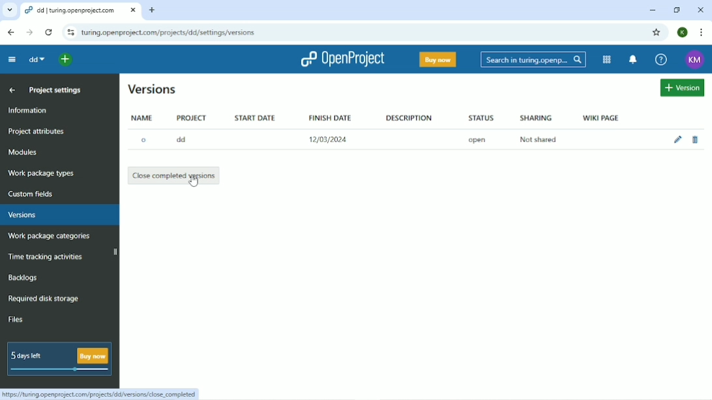 The height and width of the screenshot is (400, 712). Describe the element at coordinates (660, 60) in the screenshot. I see `Help` at that location.